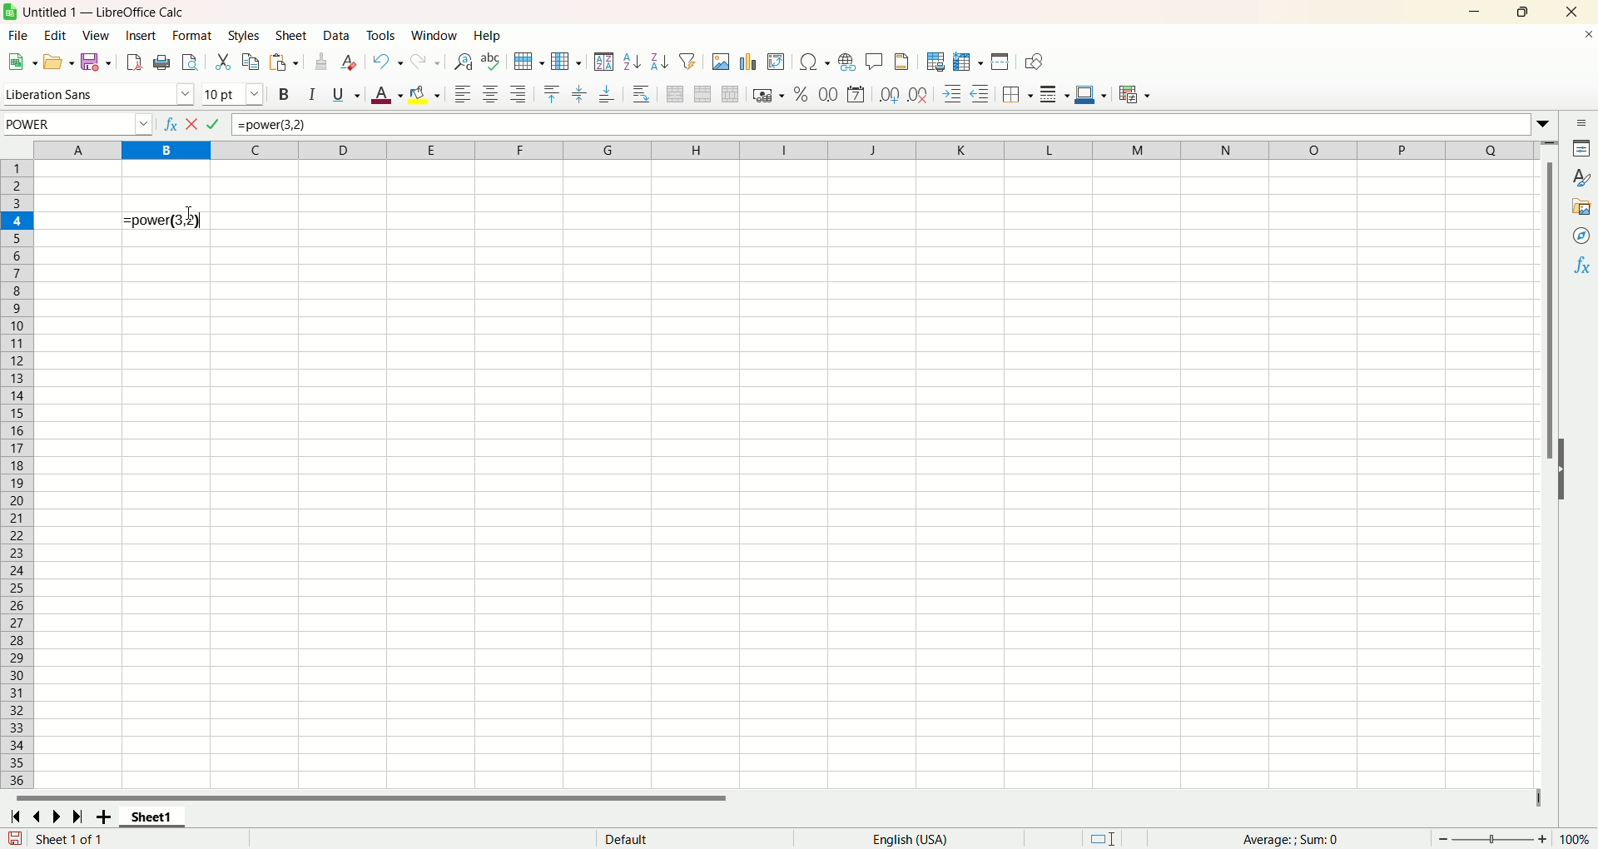 The image size is (1598, 849). I want to click on Untitled 1 - LibreOffice Calc, so click(113, 10).